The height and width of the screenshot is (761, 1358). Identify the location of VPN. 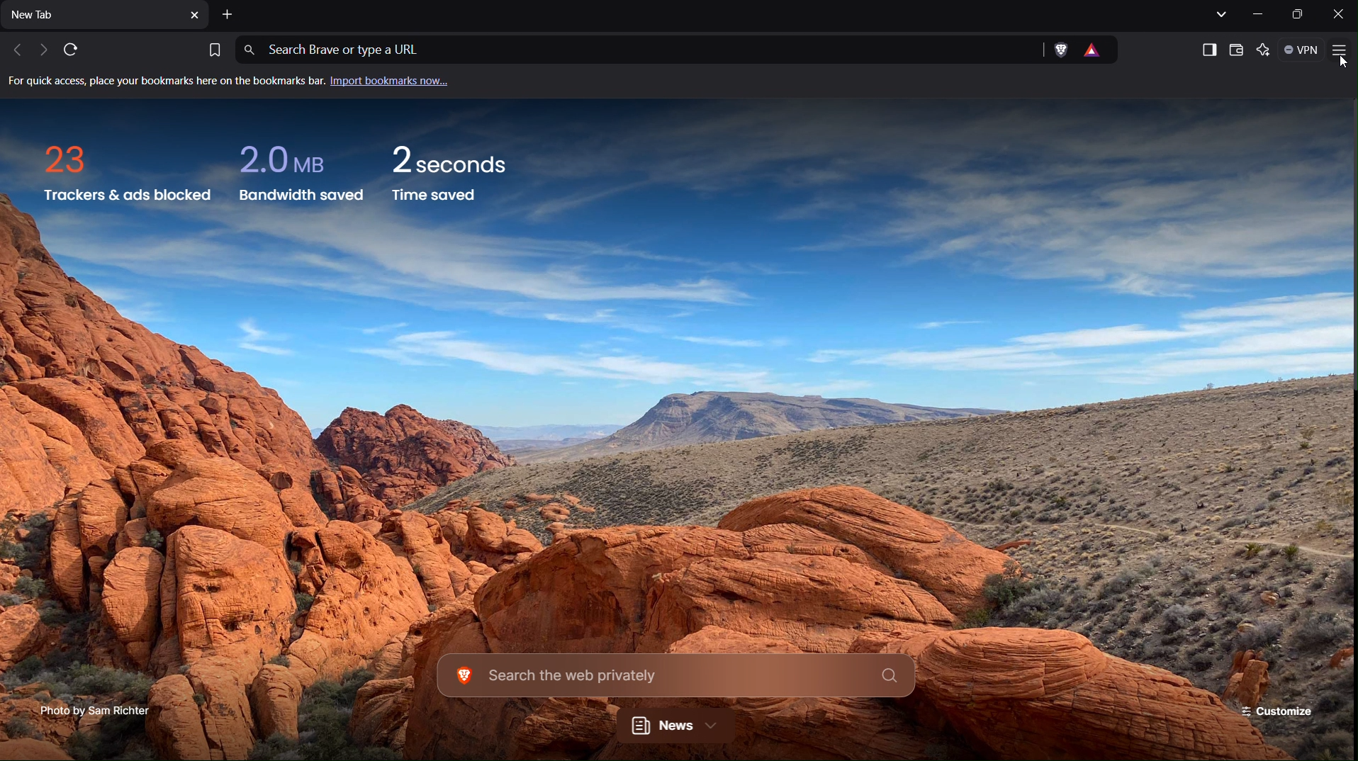
(1301, 50).